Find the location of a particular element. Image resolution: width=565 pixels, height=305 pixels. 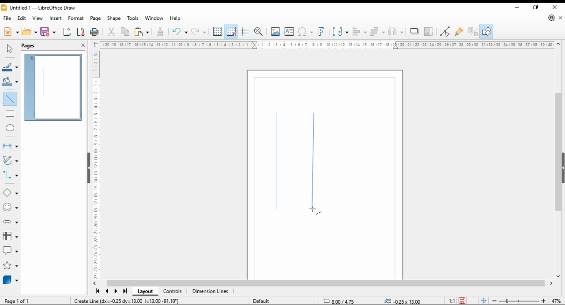

layout is located at coordinates (145, 292).